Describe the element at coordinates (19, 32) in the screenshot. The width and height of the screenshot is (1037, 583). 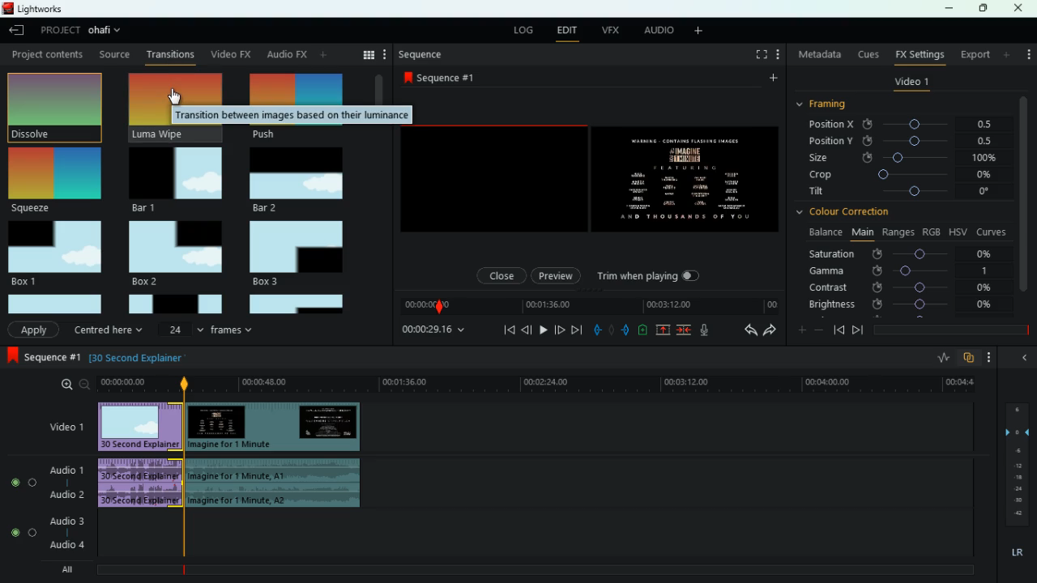
I see `back` at that location.